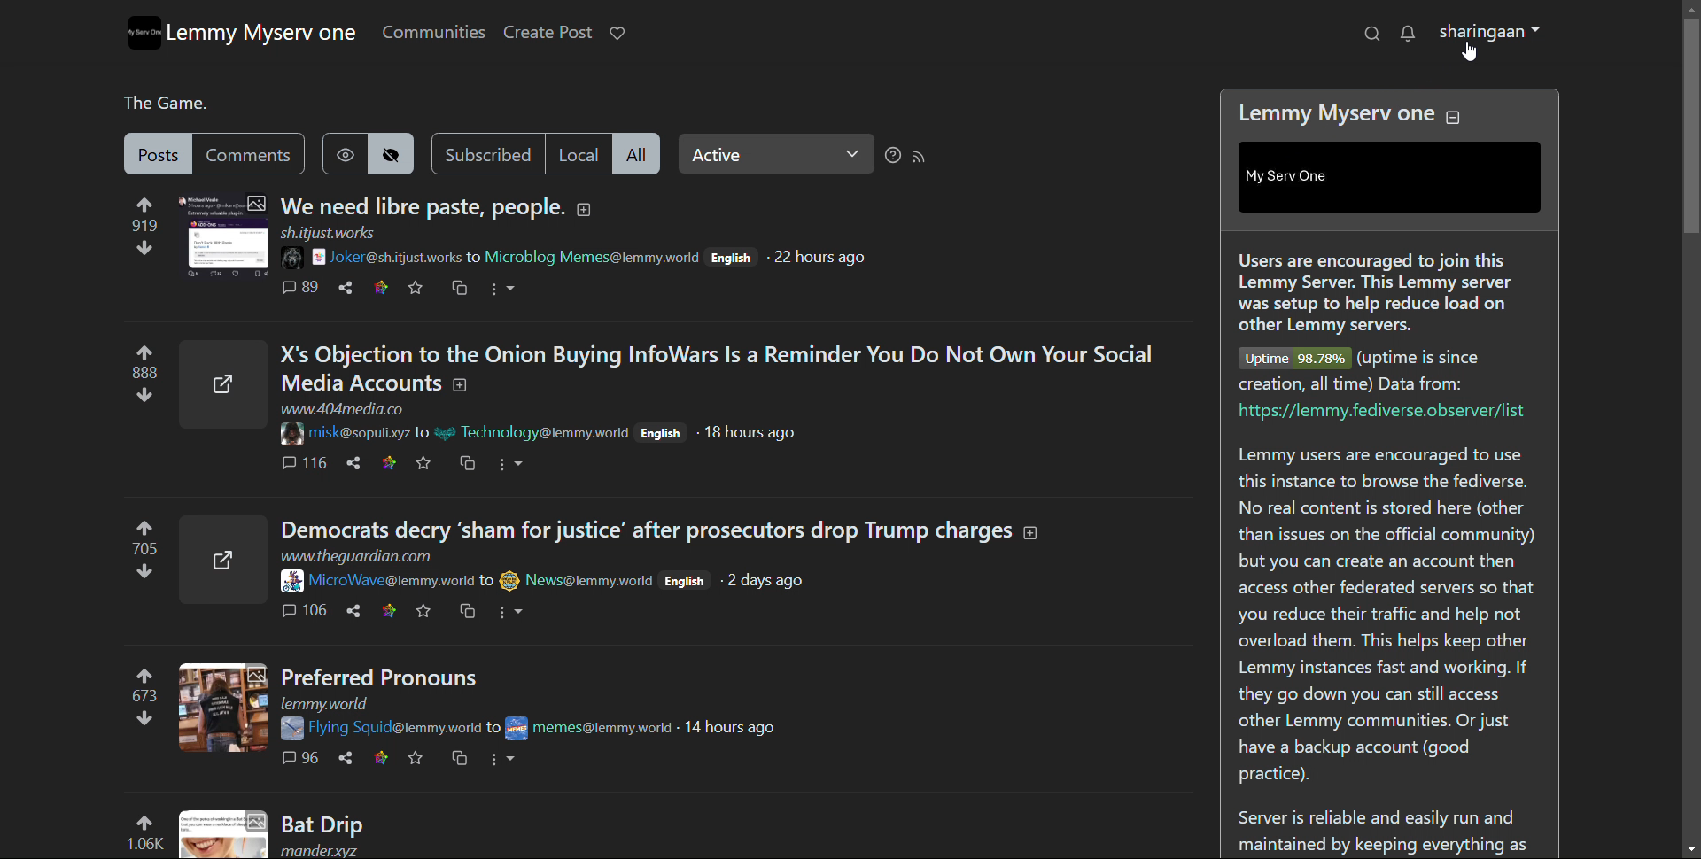 This screenshot has height=859, width=1701. Describe the element at coordinates (1379, 371) in the screenshot. I see `Uptime 98.78% (uptime is since
creation, all time) Data from:` at that location.